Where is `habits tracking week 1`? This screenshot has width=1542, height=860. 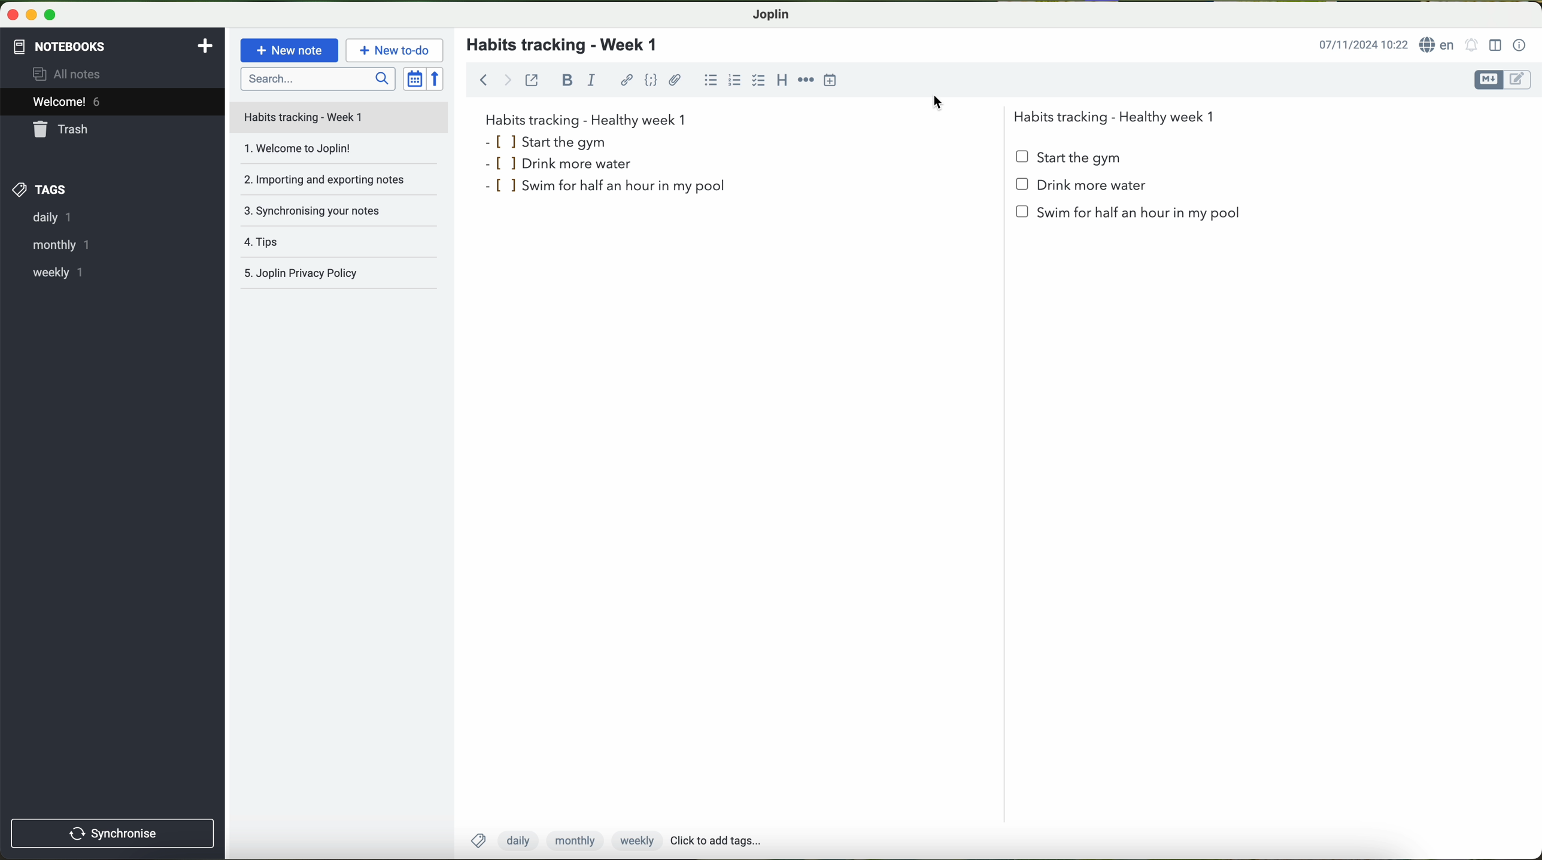
habits tracking week 1 is located at coordinates (586, 118).